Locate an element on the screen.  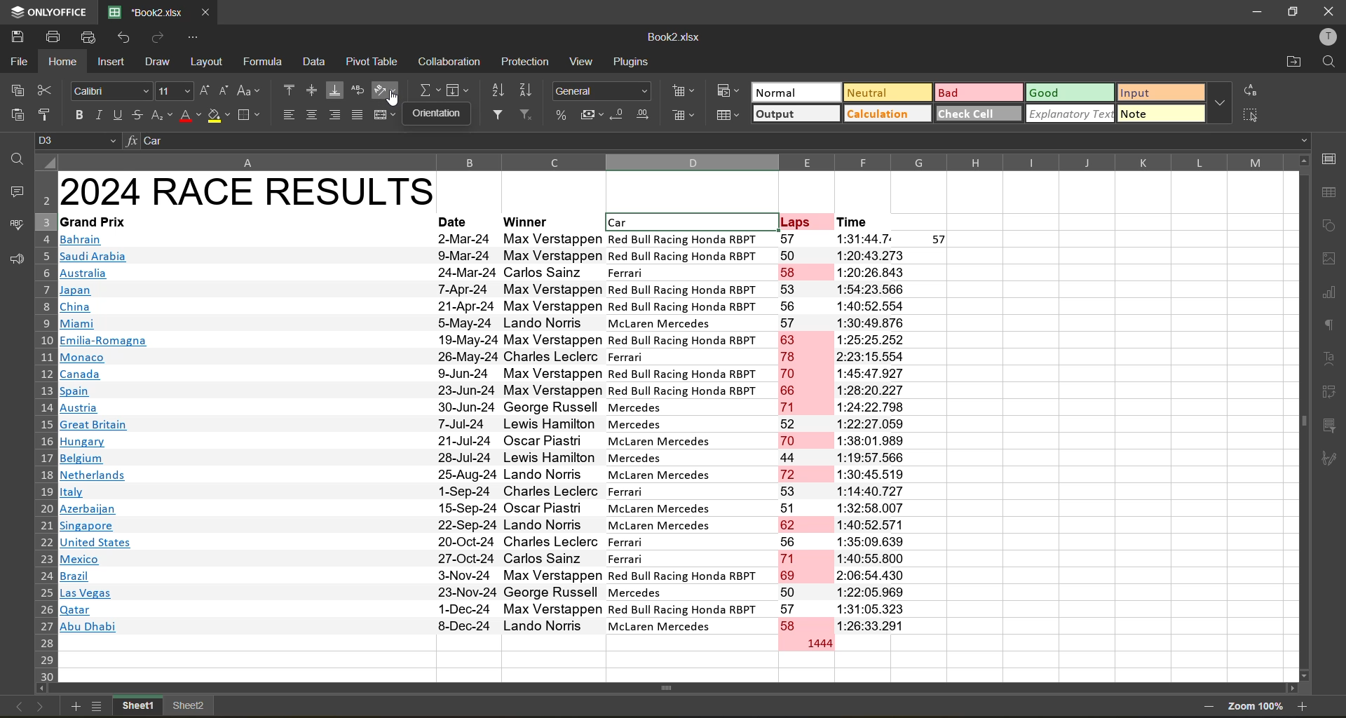
Heading is located at coordinates (251, 191).